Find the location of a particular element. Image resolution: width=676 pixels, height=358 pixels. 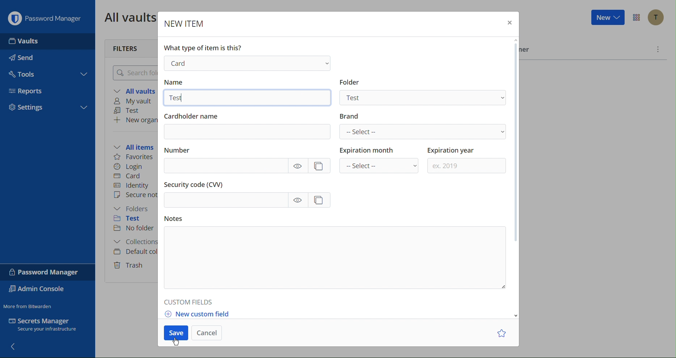

Test is located at coordinates (177, 98).